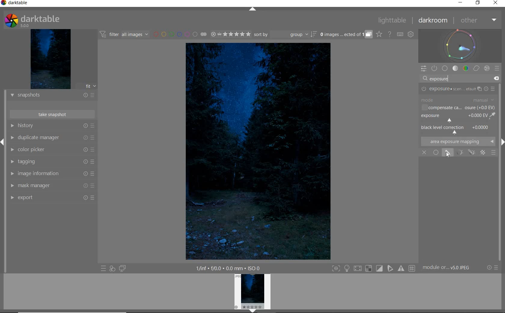 The width and height of the screenshot is (505, 313). What do you see at coordinates (457, 89) in the screenshot?
I see `EXPOSURE` at bounding box center [457, 89].